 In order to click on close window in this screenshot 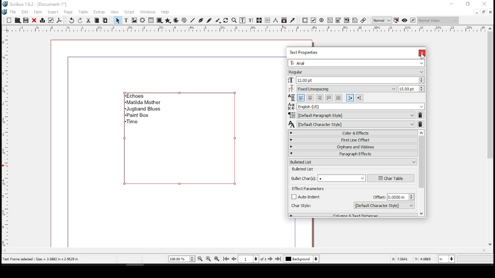, I will do `click(425, 52)`.